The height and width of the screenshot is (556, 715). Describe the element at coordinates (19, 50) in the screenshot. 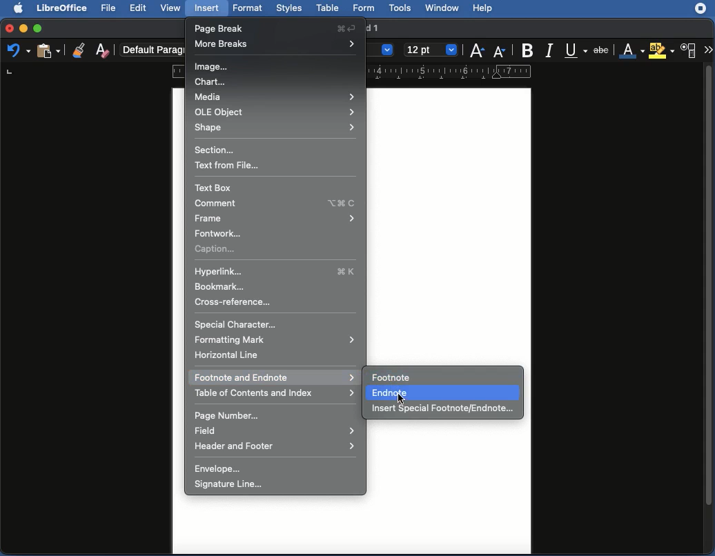

I see `Undo` at that location.